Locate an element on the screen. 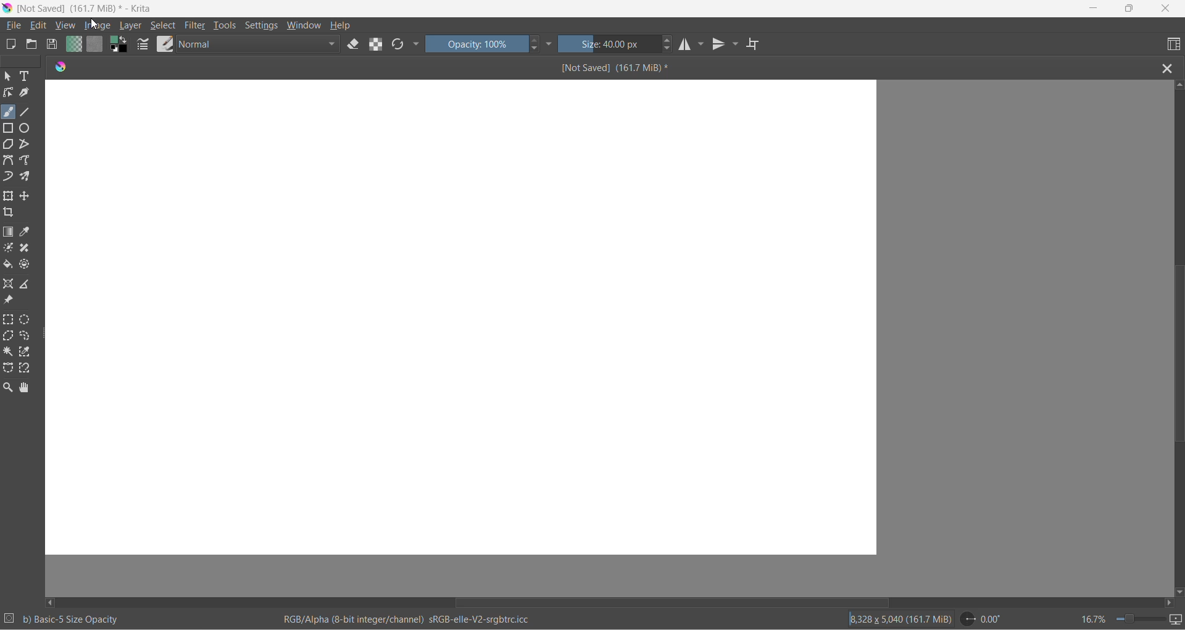 The height and width of the screenshot is (630, 1185). scroll up button is located at coordinates (1178, 84).